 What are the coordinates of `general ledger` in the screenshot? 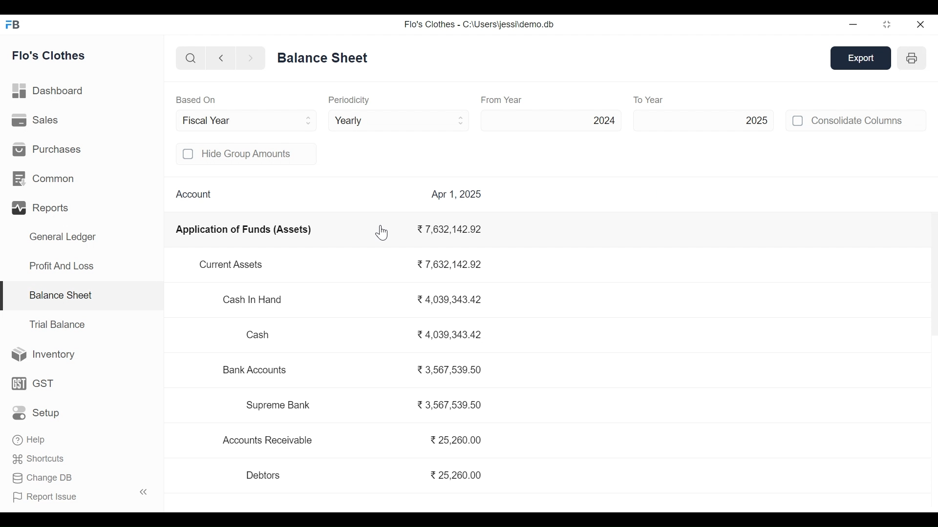 It's located at (325, 57).